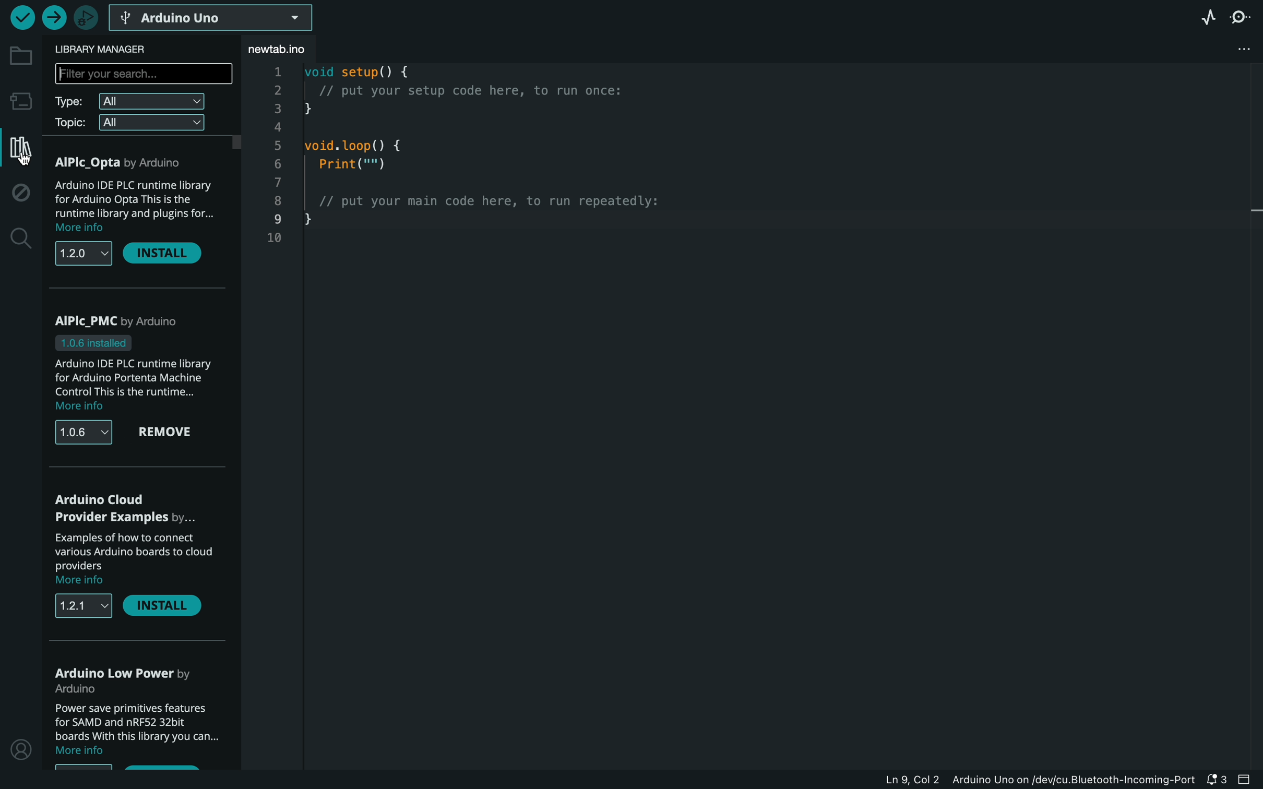 The image size is (1263, 789). Describe the element at coordinates (165, 608) in the screenshot. I see `install` at that location.